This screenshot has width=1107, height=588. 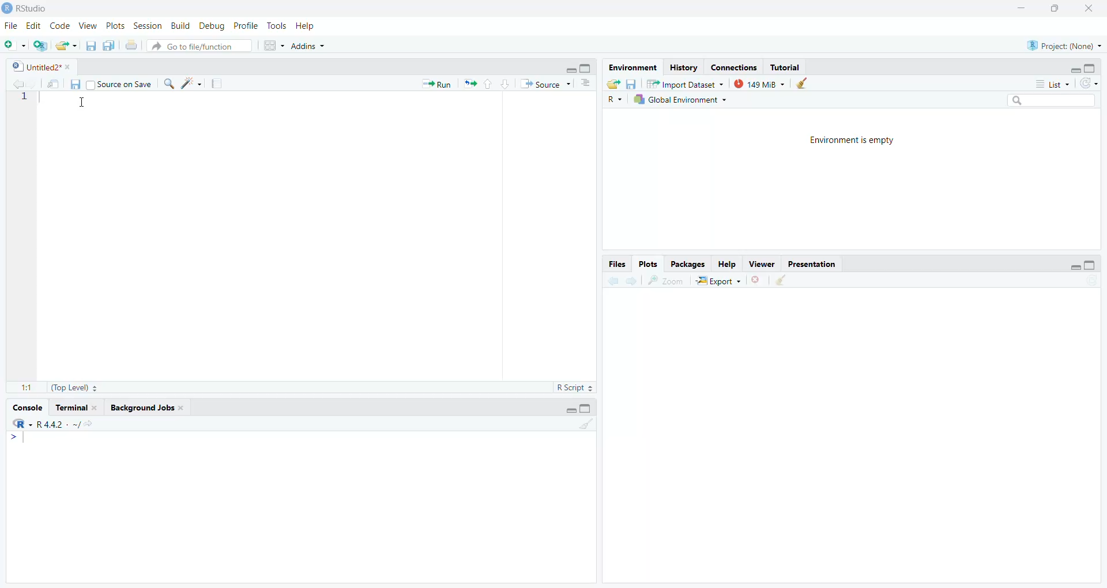 I want to click on Presentation, so click(x=811, y=263).